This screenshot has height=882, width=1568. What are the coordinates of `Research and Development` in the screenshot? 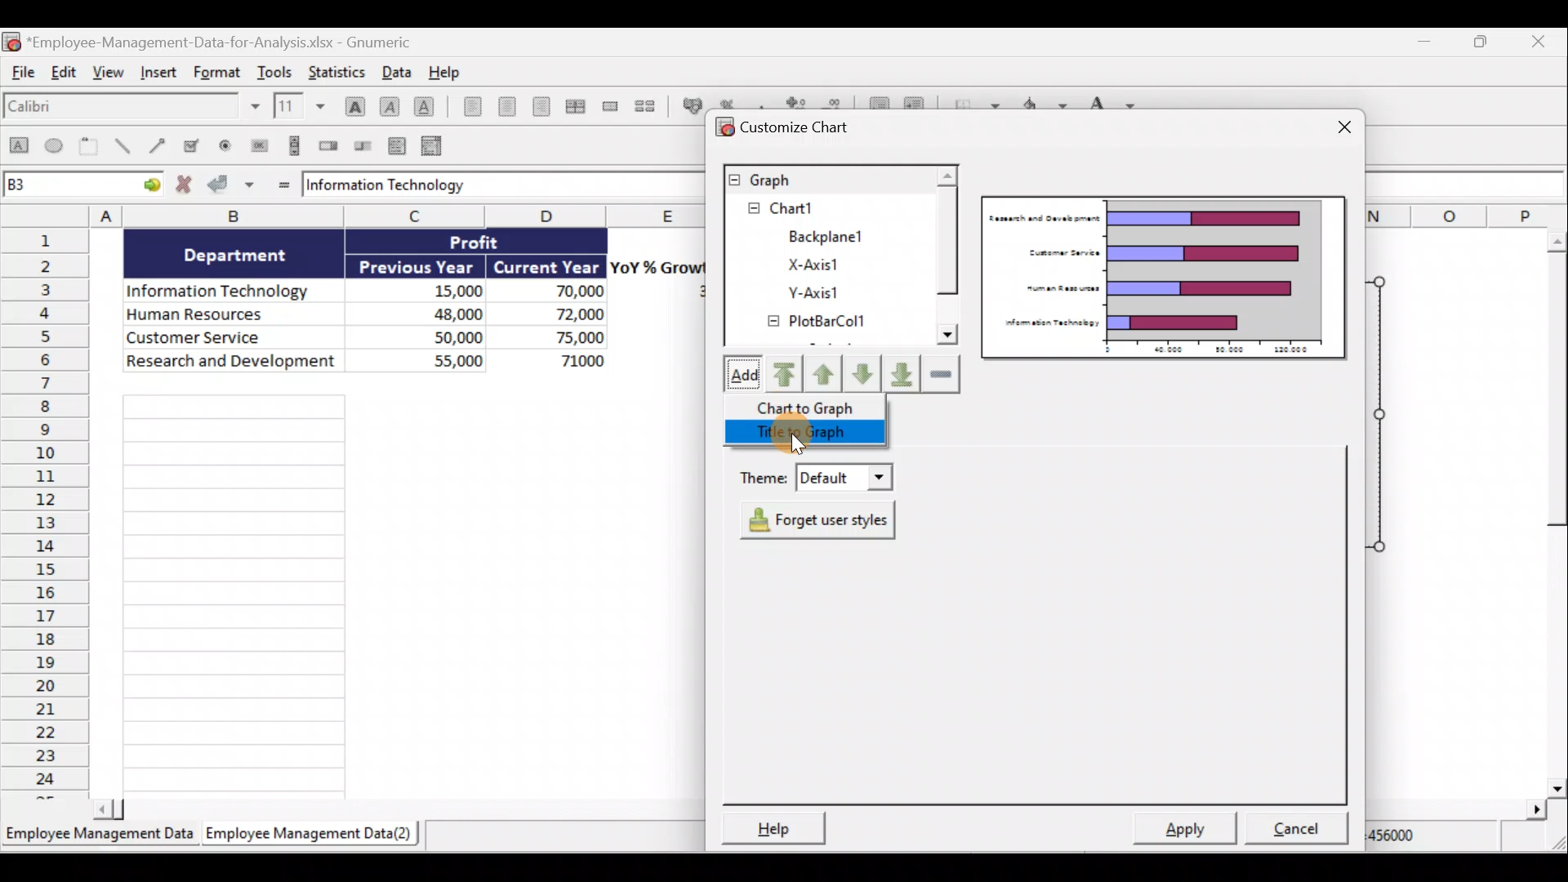 It's located at (231, 365).